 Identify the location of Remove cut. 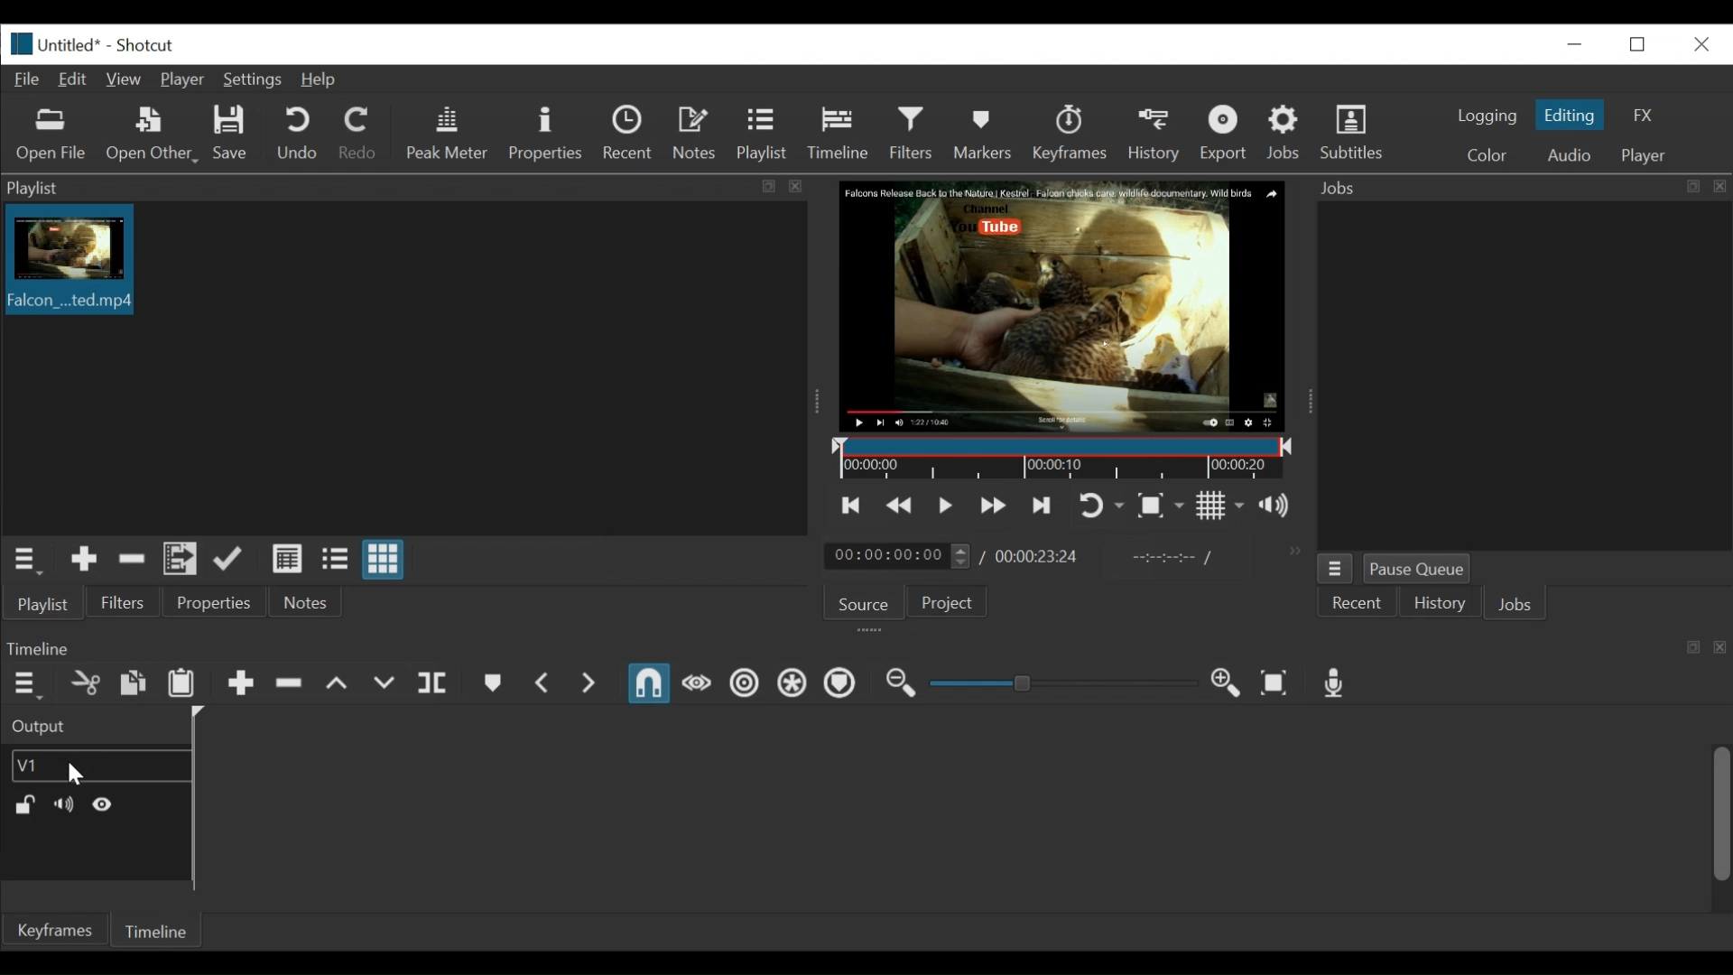
(133, 560).